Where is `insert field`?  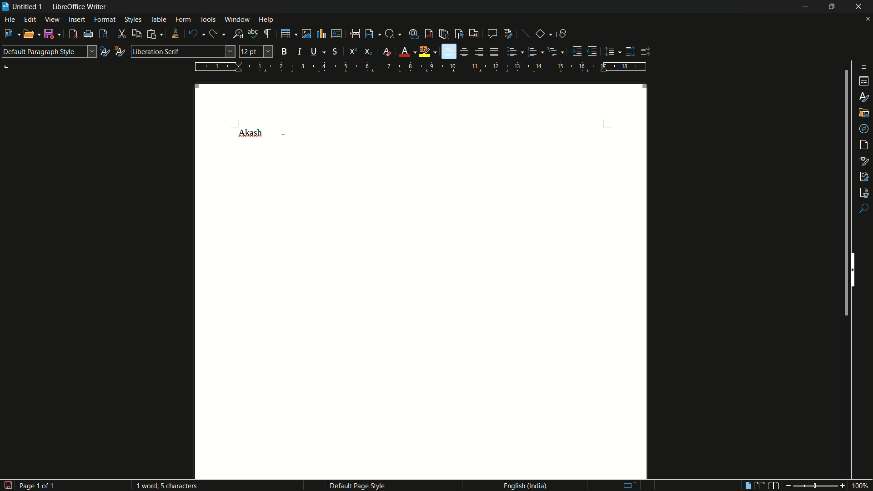 insert field is located at coordinates (369, 34).